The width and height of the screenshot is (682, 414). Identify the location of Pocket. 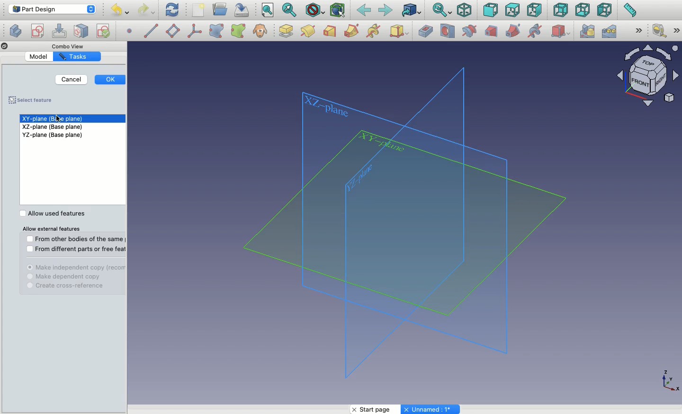
(425, 31).